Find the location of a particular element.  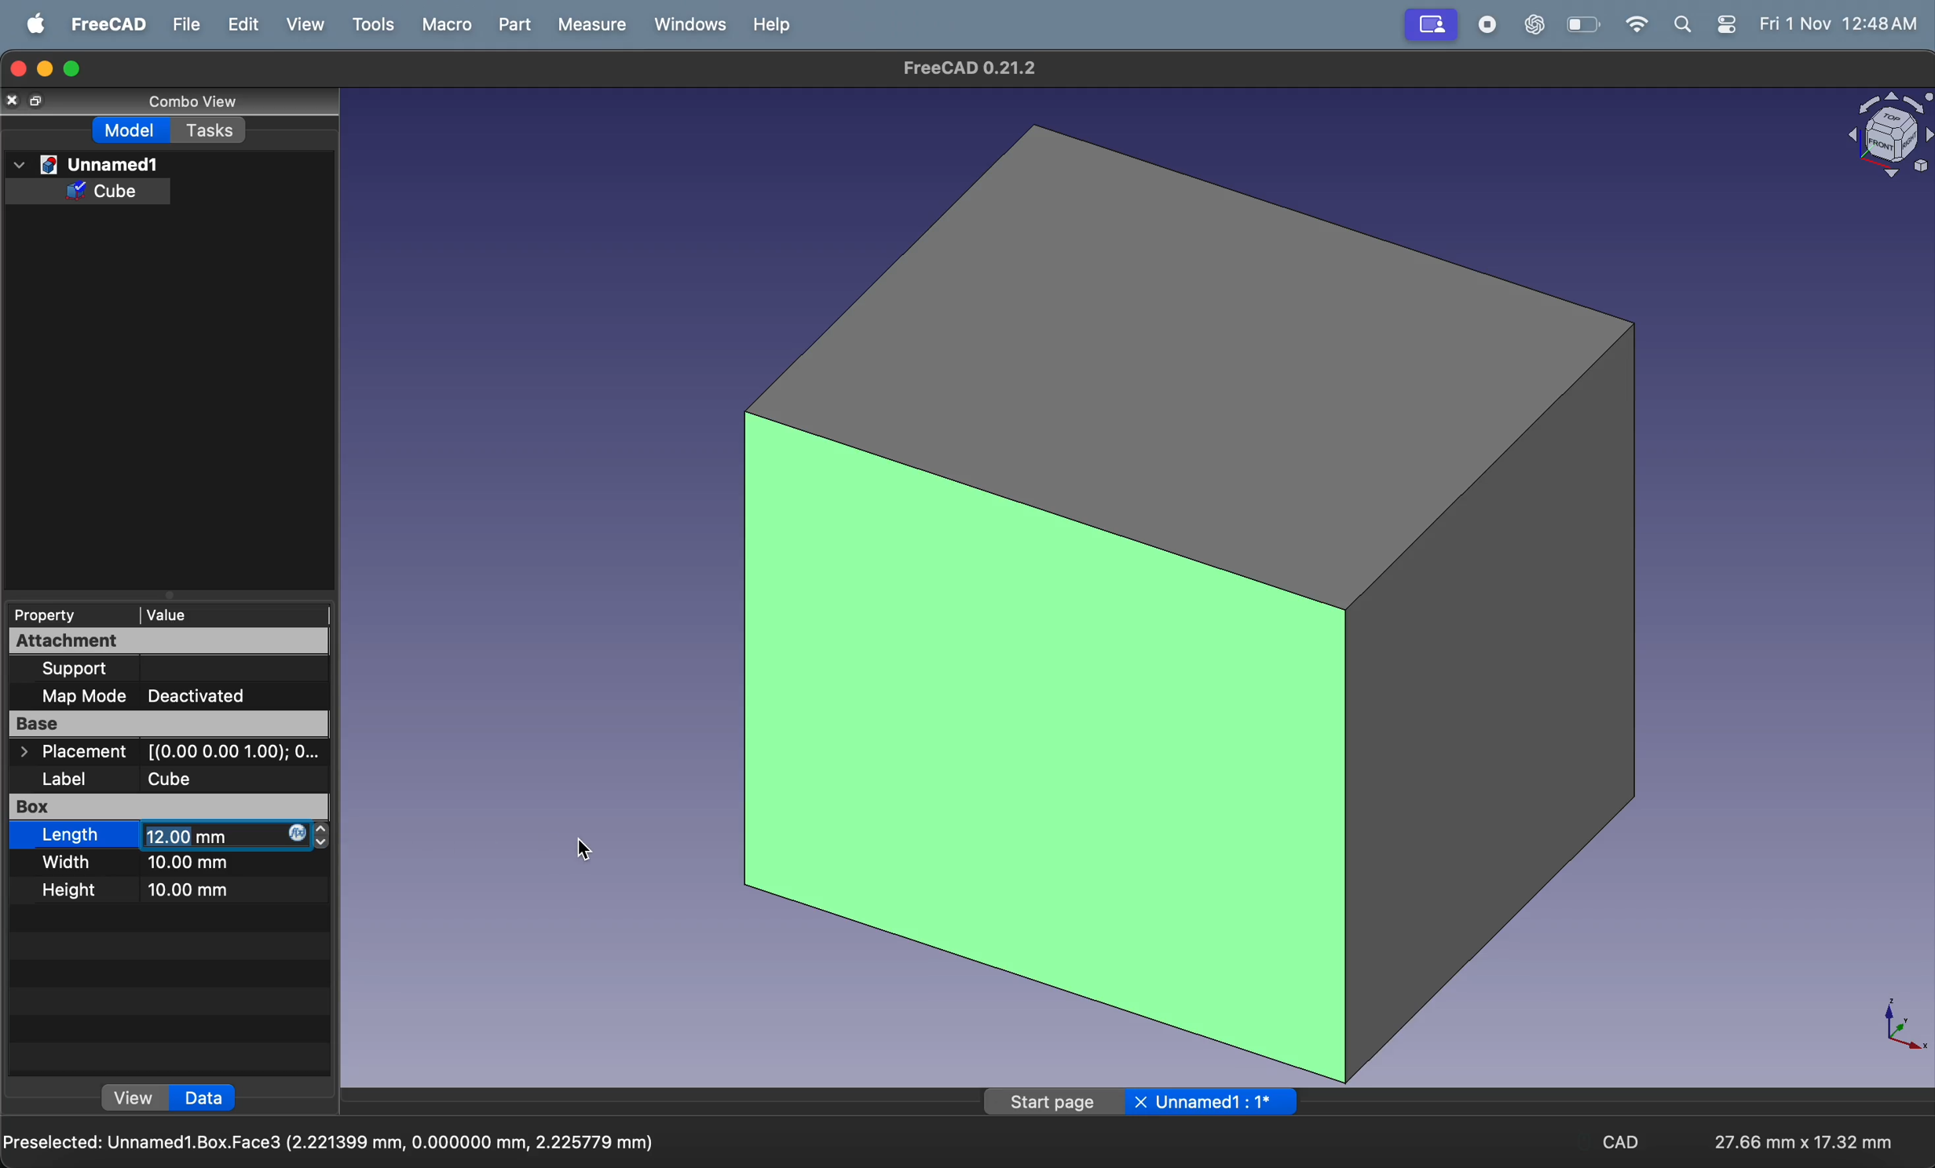

part is located at coordinates (507, 24).